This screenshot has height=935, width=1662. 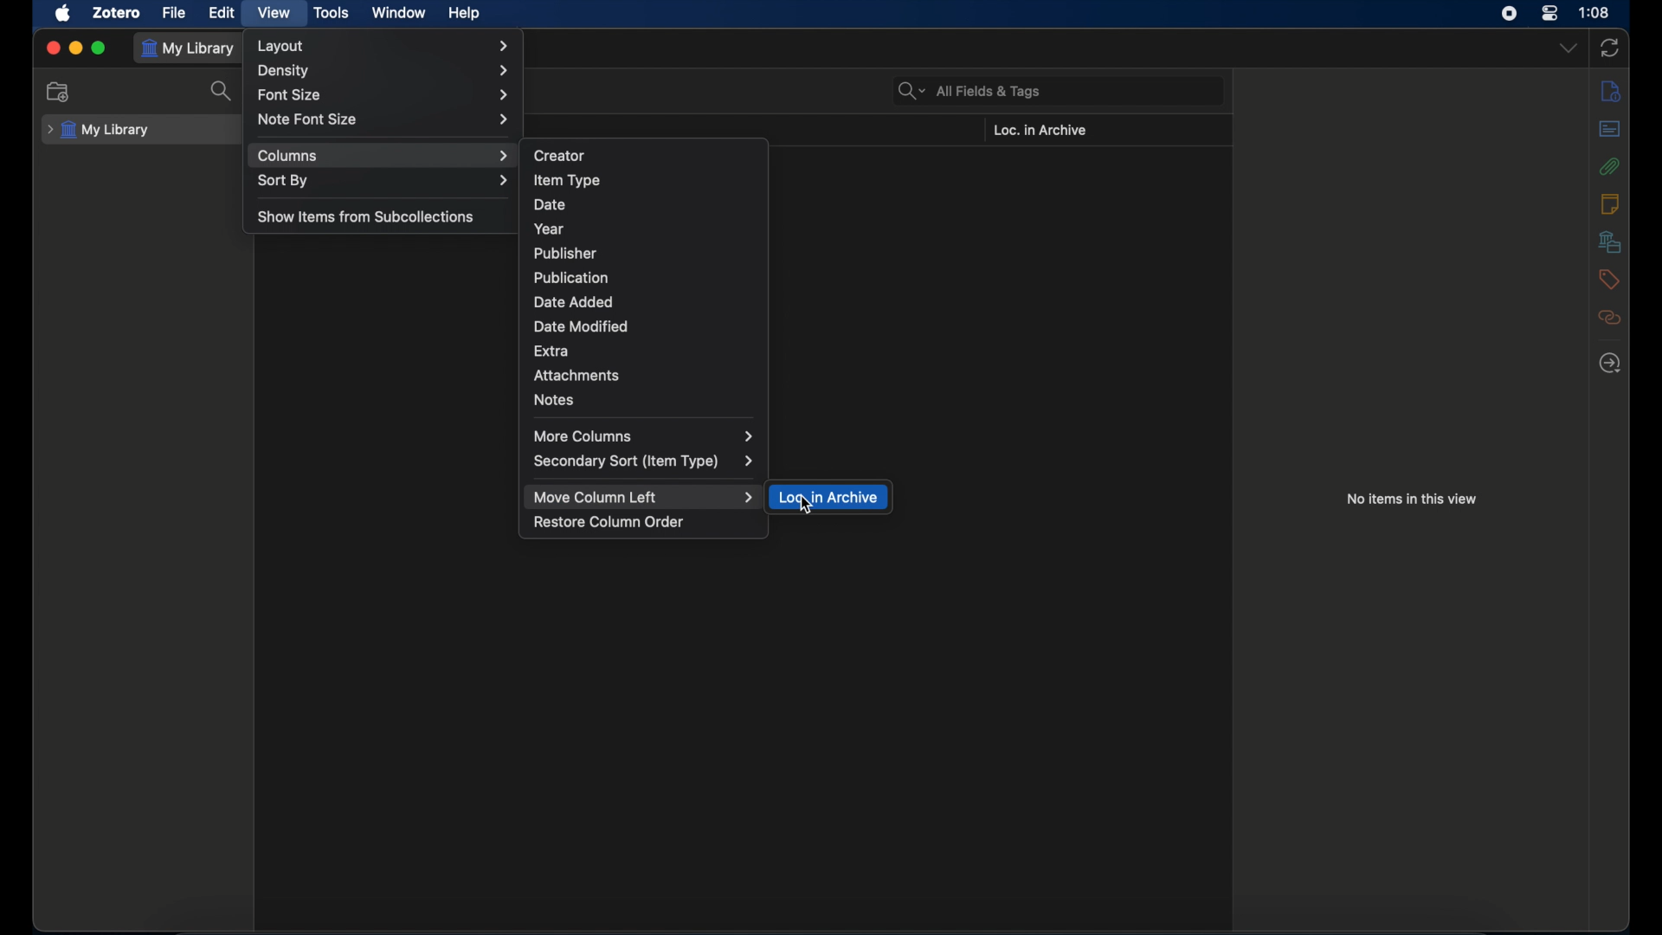 What do you see at coordinates (560, 154) in the screenshot?
I see `creator` at bounding box center [560, 154].